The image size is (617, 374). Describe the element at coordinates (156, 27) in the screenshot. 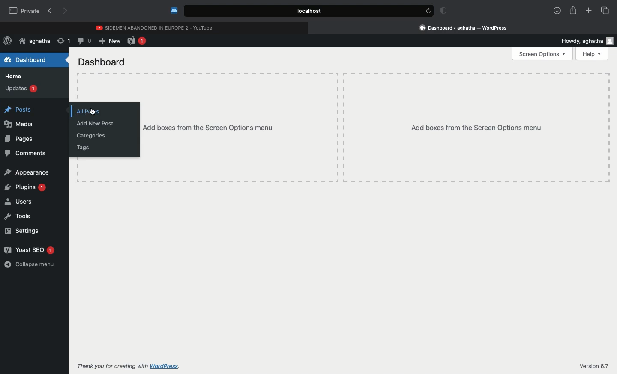

I see `Youtube` at that location.